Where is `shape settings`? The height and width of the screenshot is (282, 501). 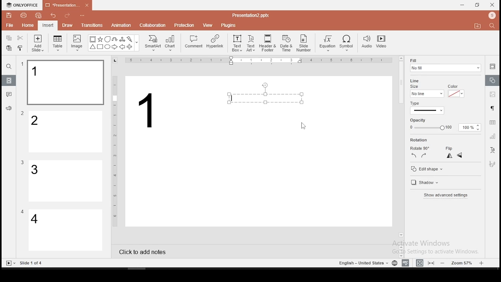 shape settings is located at coordinates (493, 80).